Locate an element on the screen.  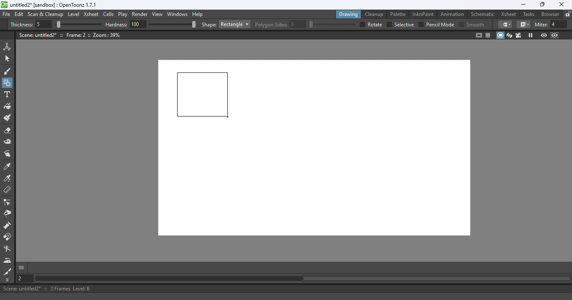
Camera stand view is located at coordinates (501, 35).